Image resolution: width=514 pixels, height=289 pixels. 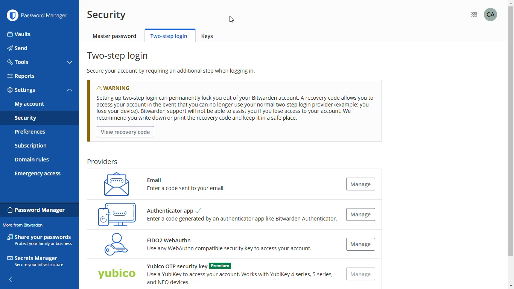 What do you see at coordinates (497, 14) in the screenshot?
I see `profile` at bounding box center [497, 14].